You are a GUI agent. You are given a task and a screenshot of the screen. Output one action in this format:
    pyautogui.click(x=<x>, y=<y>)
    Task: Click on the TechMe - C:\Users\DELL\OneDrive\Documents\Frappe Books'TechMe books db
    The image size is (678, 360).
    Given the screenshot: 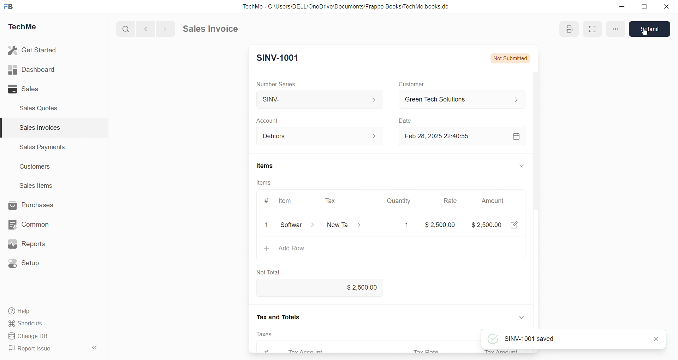 What is the action you would take?
    pyautogui.click(x=347, y=6)
    